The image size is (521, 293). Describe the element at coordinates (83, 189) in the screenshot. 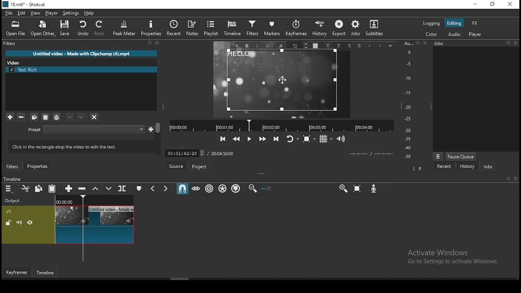

I see `ripple delete` at that location.